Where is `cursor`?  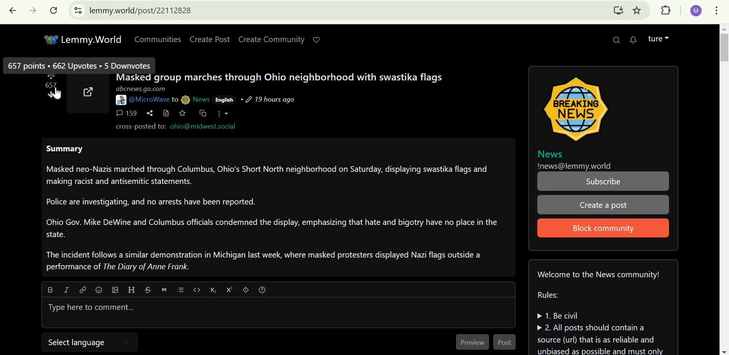
cursor is located at coordinates (59, 93).